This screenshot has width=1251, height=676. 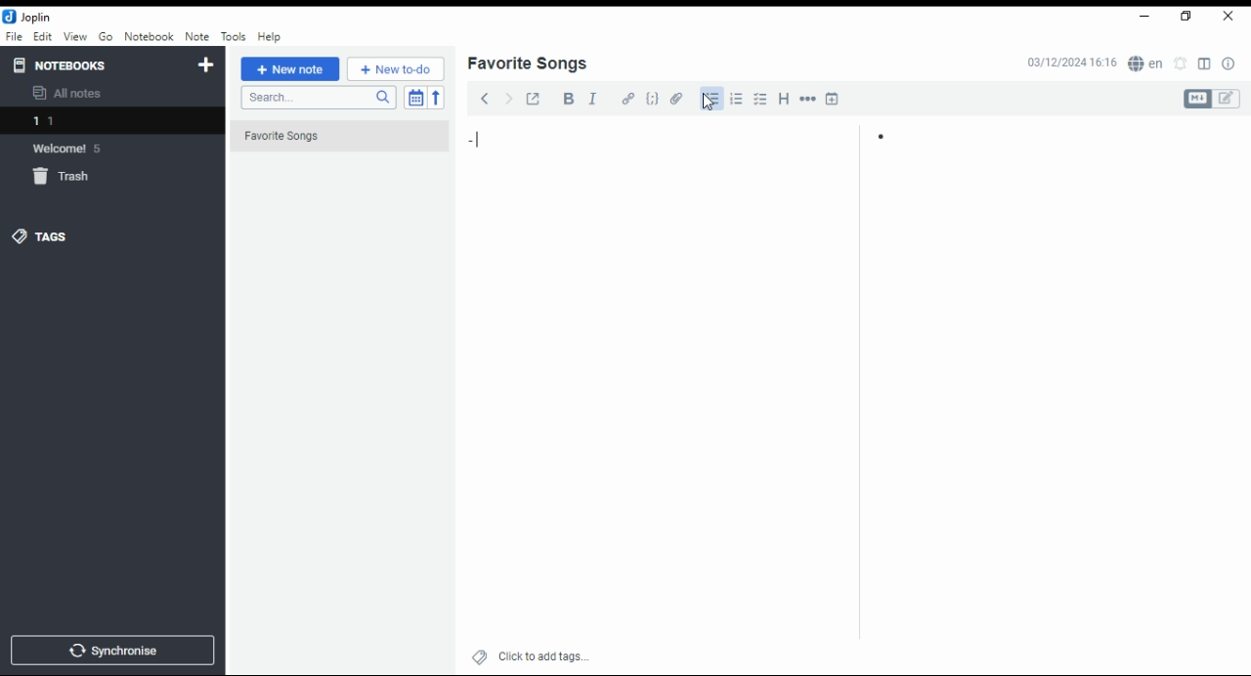 What do you see at coordinates (72, 180) in the screenshot?
I see `trash` at bounding box center [72, 180].